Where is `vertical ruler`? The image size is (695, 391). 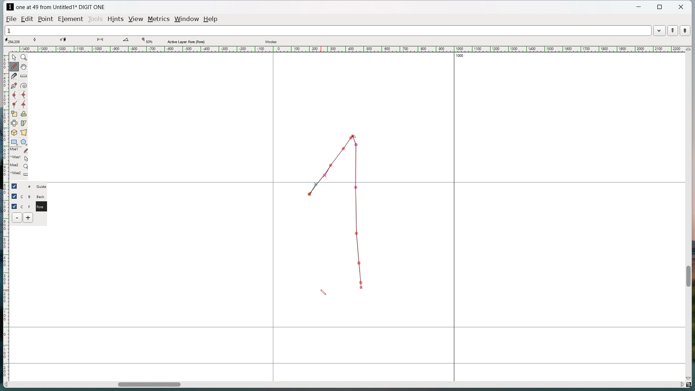
vertical ruler is located at coordinates (5, 213).